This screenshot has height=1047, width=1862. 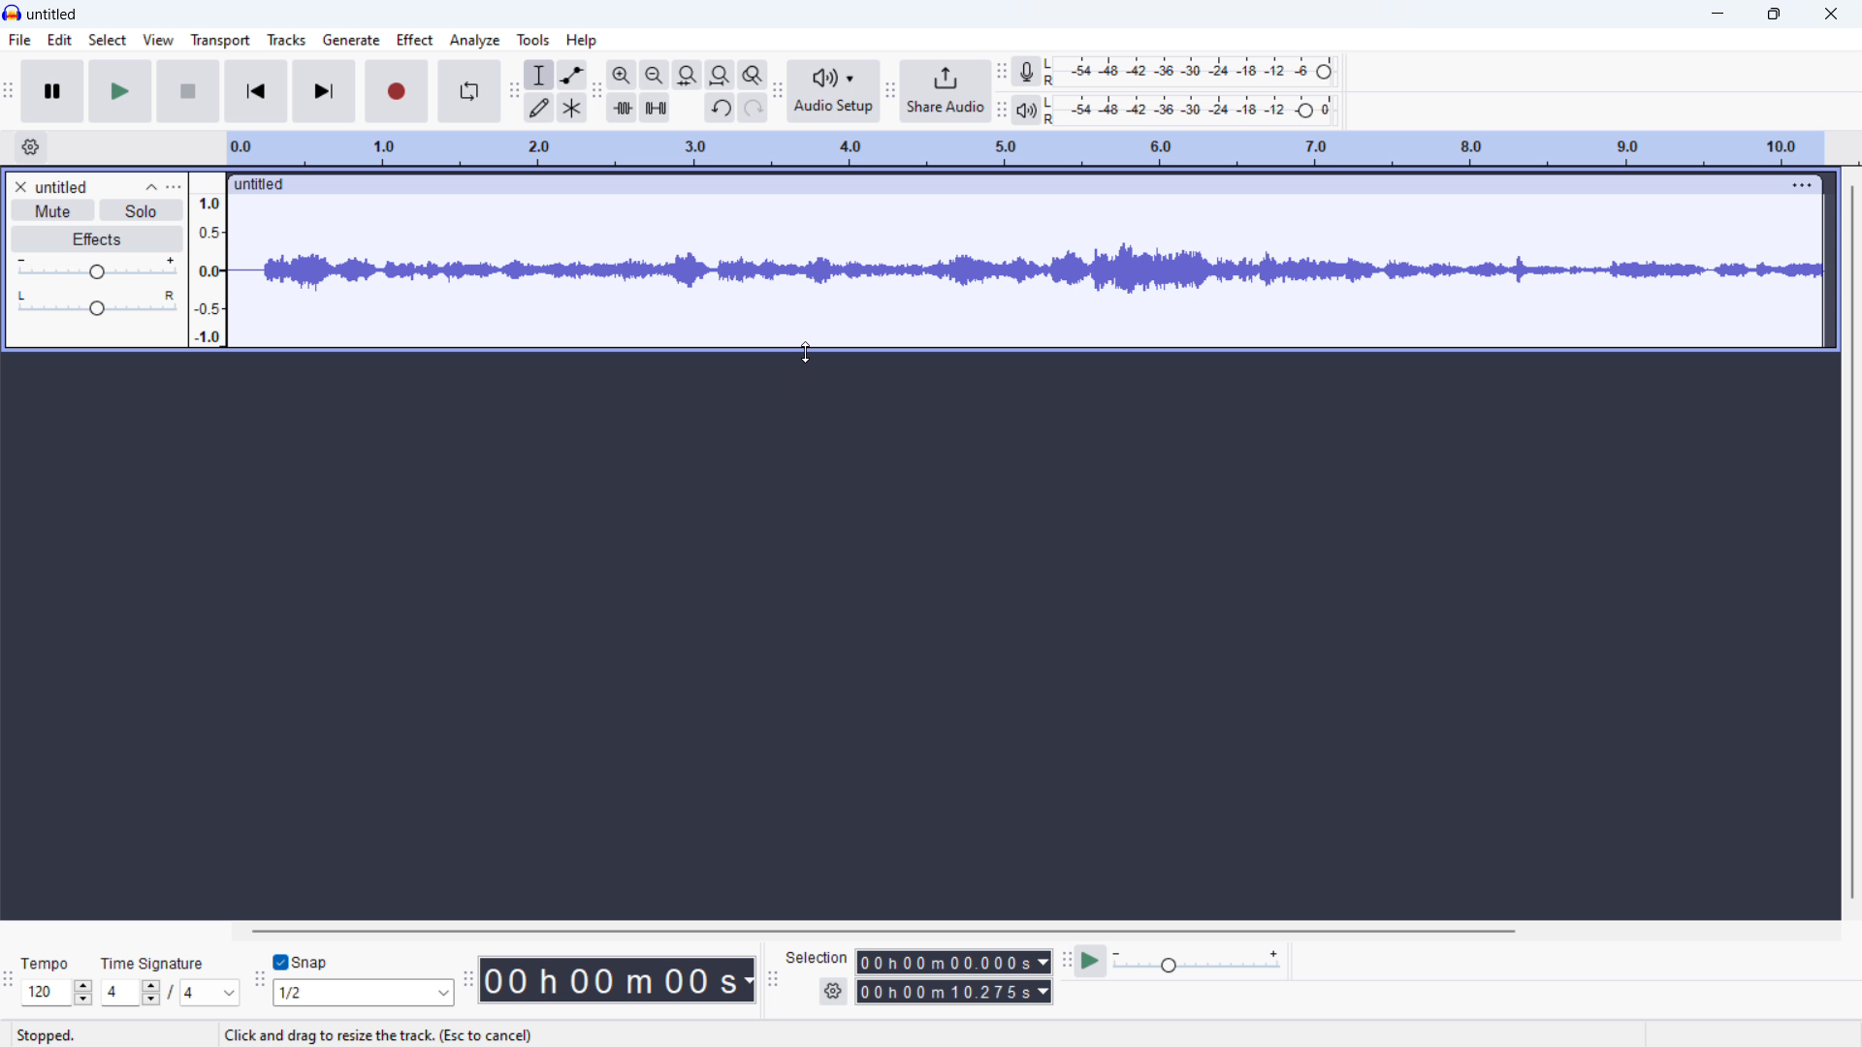 What do you see at coordinates (98, 269) in the screenshot?
I see `gain` at bounding box center [98, 269].